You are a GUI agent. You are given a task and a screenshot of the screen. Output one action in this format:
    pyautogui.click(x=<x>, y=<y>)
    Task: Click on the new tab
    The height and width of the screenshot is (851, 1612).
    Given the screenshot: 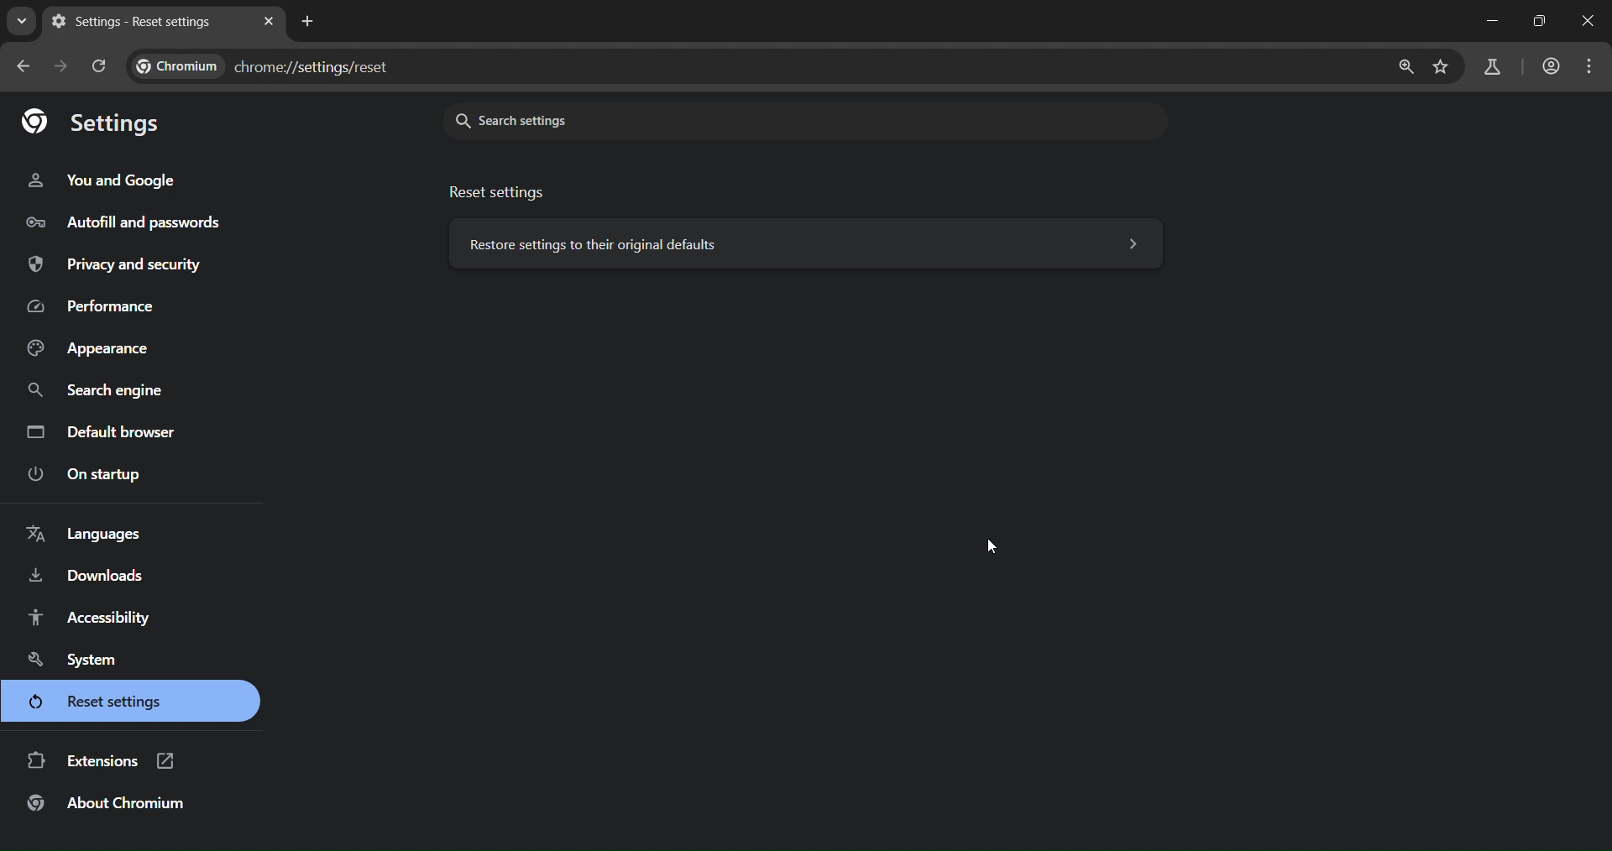 What is the action you would take?
    pyautogui.click(x=308, y=21)
    